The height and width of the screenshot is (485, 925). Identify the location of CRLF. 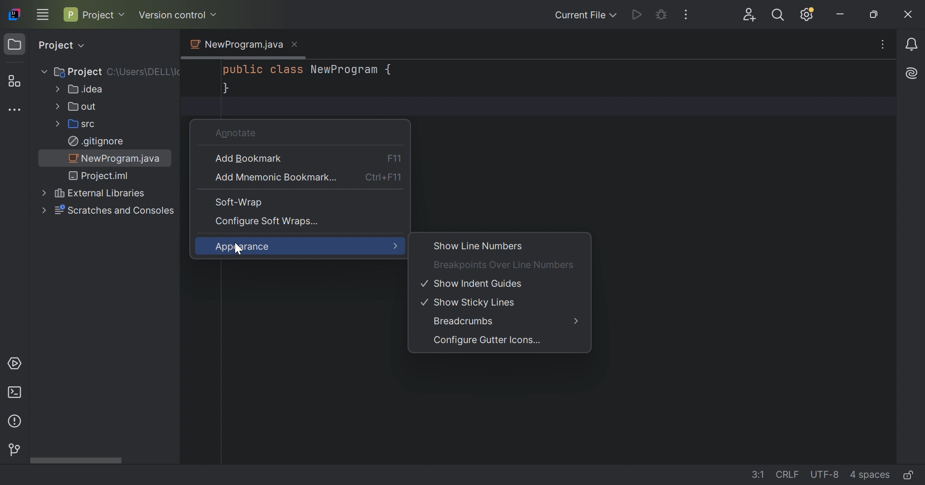
(784, 473).